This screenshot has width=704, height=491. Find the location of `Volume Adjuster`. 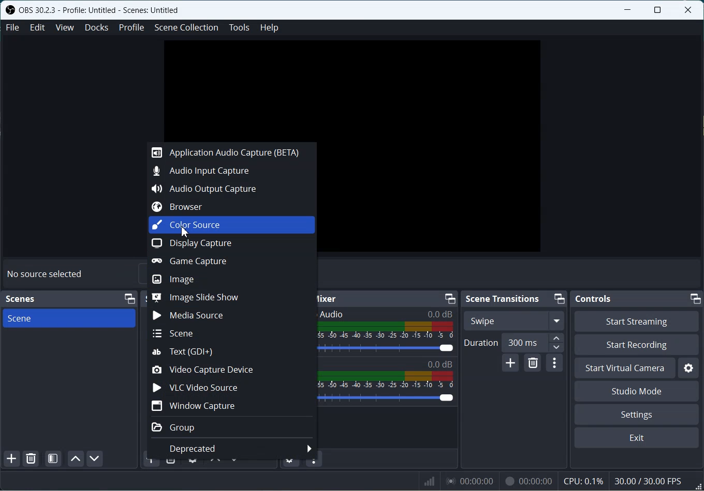

Volume Adjuster is located at coordinates (389, 349).